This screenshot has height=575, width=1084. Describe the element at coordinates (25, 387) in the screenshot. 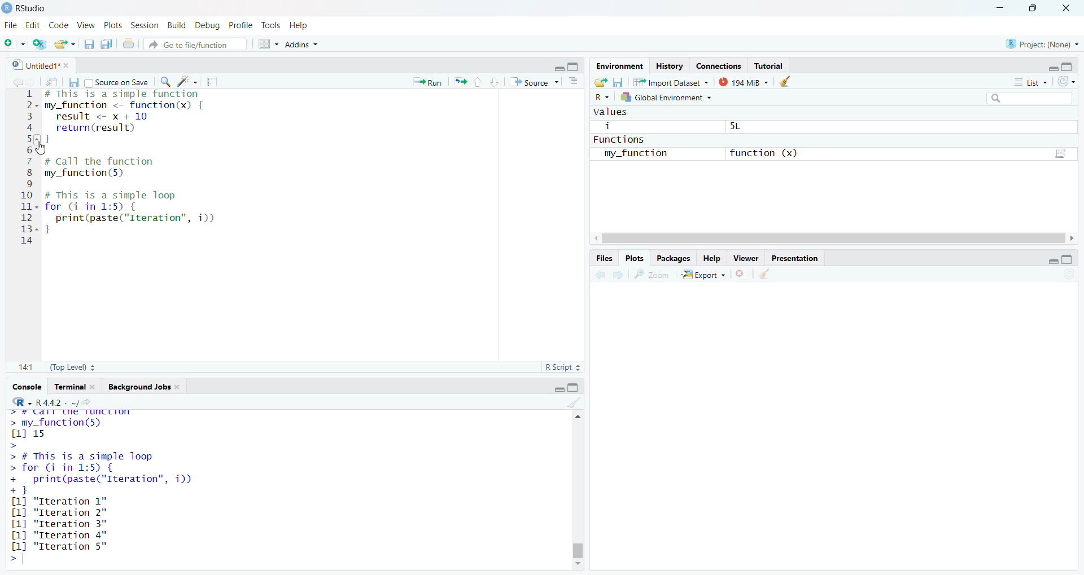

I see `console` at that location.